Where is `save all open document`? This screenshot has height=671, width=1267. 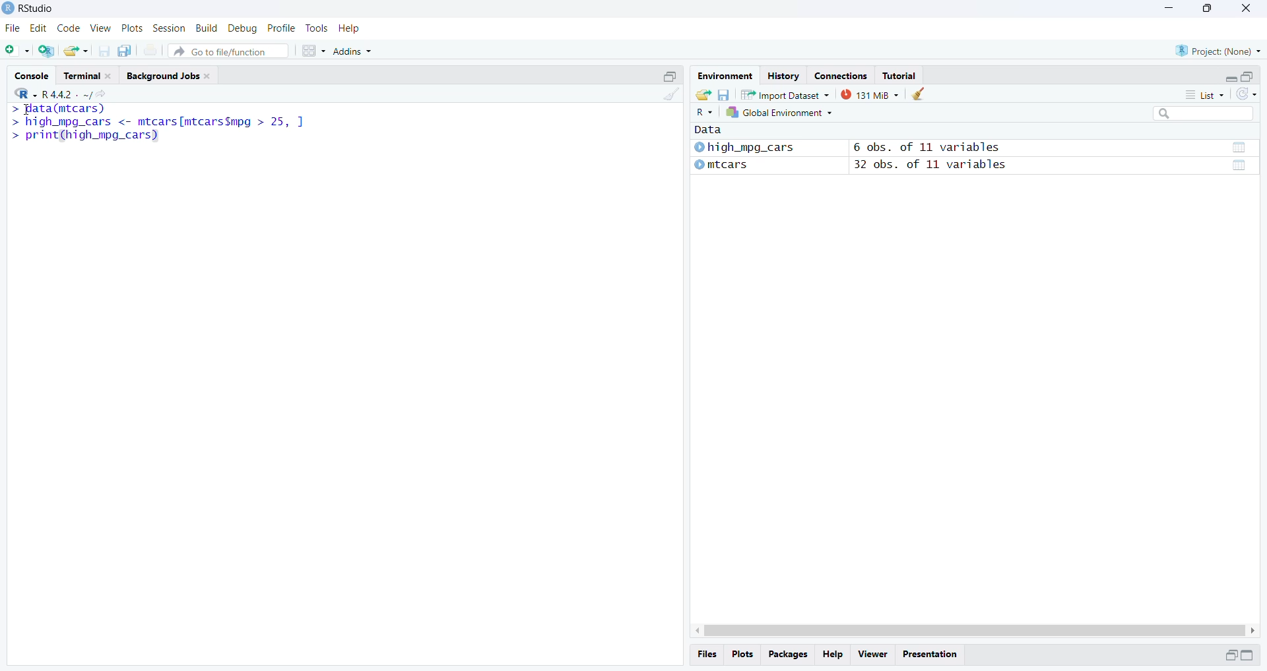 save all open document is located at coordinates (127, 51).